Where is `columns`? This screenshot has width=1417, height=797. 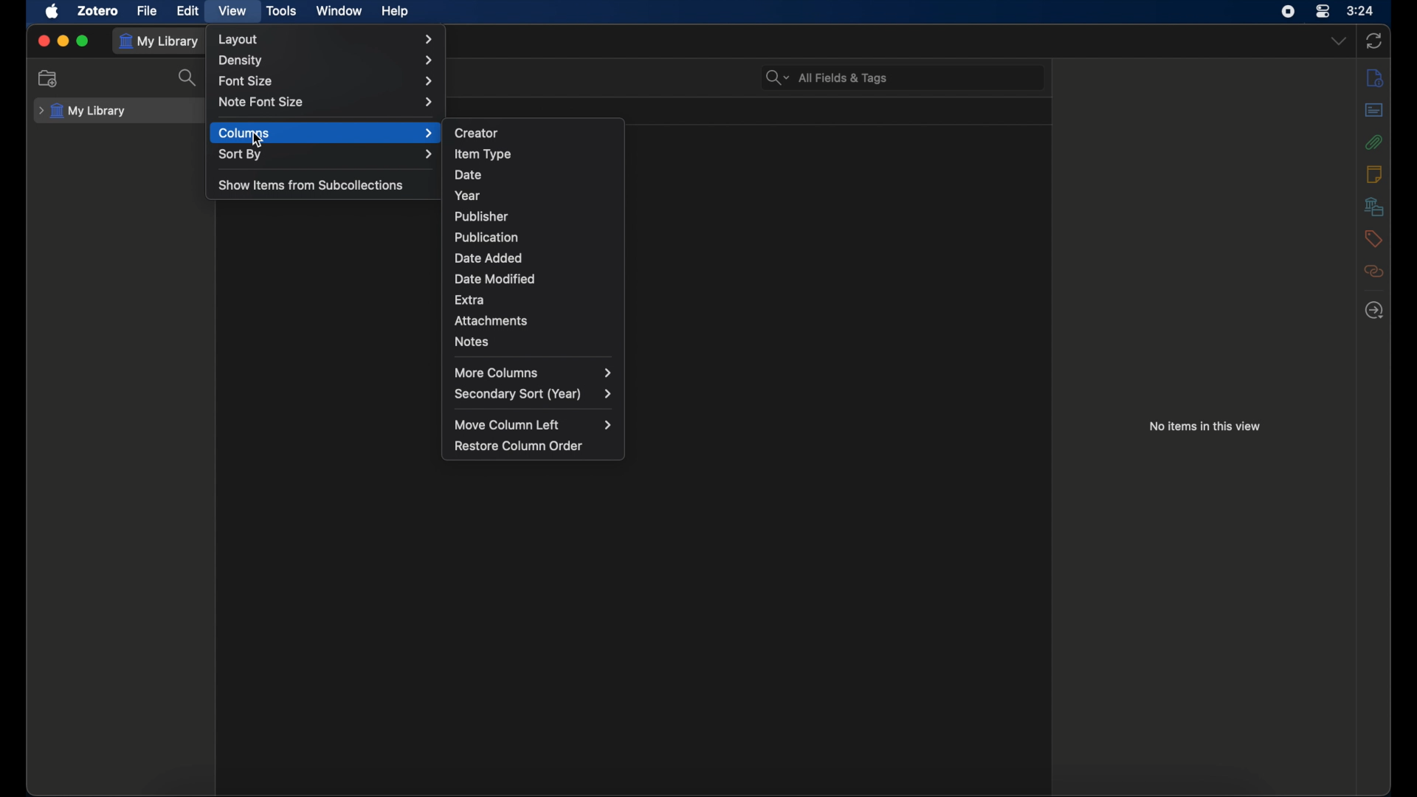 columns is located at coordinates (326, 133).